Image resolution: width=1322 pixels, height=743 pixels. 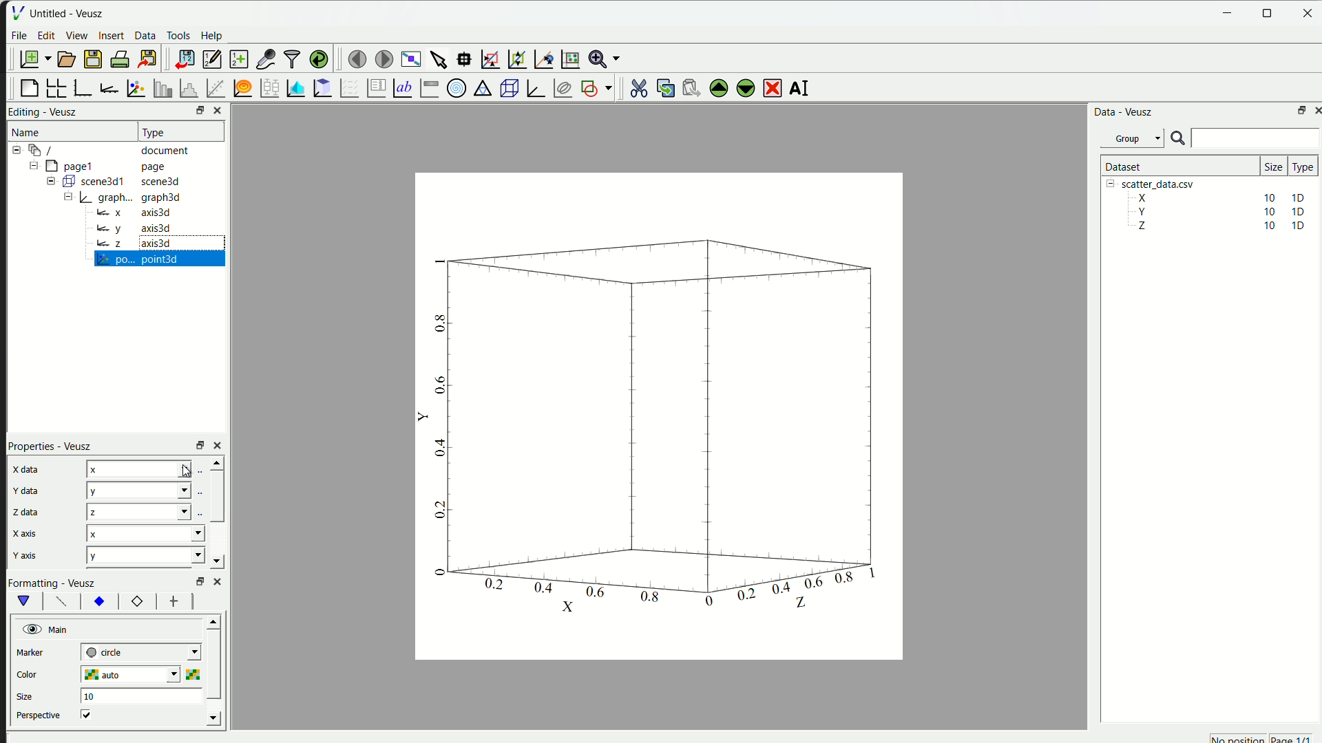 I want to click on Untitled - Veusz, so click(x=70, y=12).